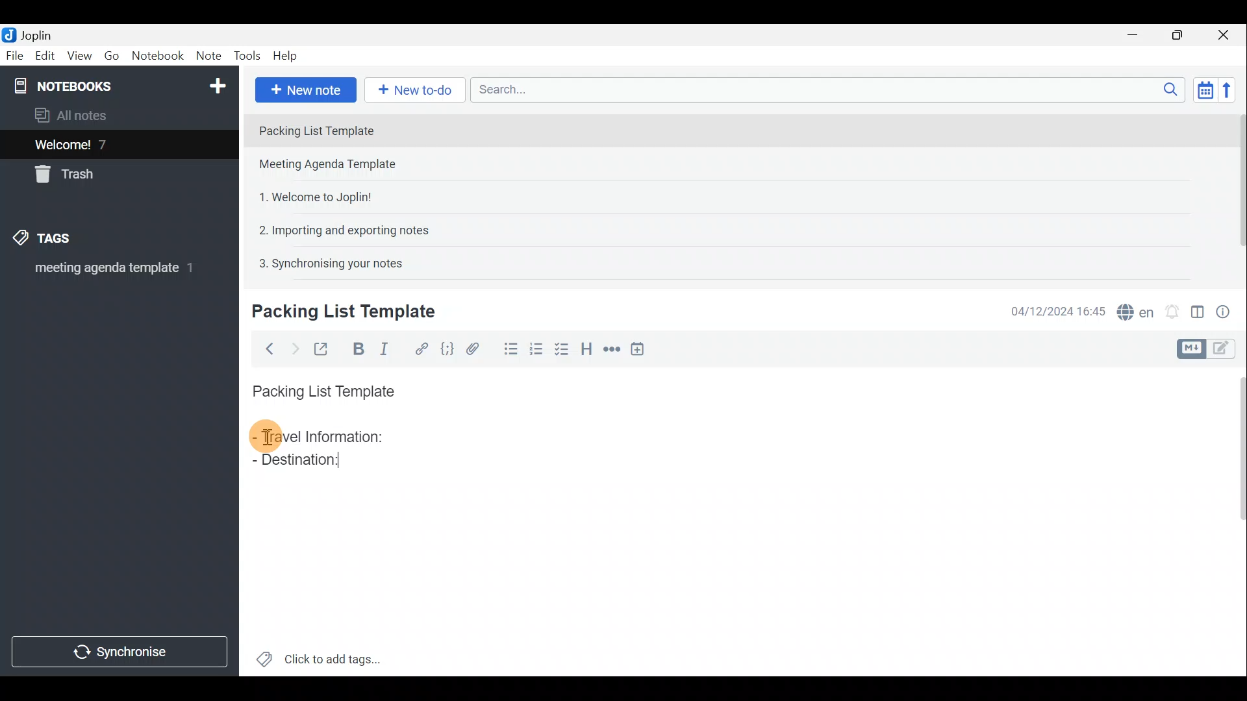 The height and width of the screenshot is (701, 1247). Describe the element at coordinates (1058, 310) in the screenshot. I see `Date & time` at that location.